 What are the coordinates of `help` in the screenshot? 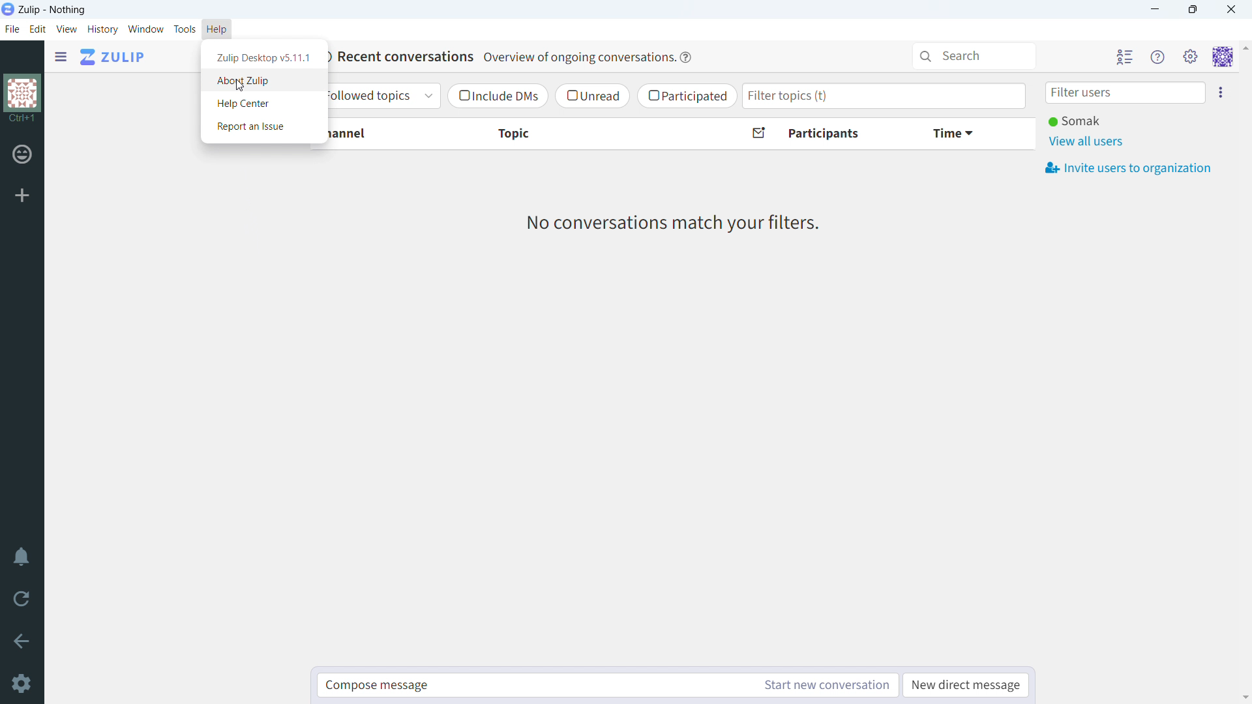 It's located at (217, 29).